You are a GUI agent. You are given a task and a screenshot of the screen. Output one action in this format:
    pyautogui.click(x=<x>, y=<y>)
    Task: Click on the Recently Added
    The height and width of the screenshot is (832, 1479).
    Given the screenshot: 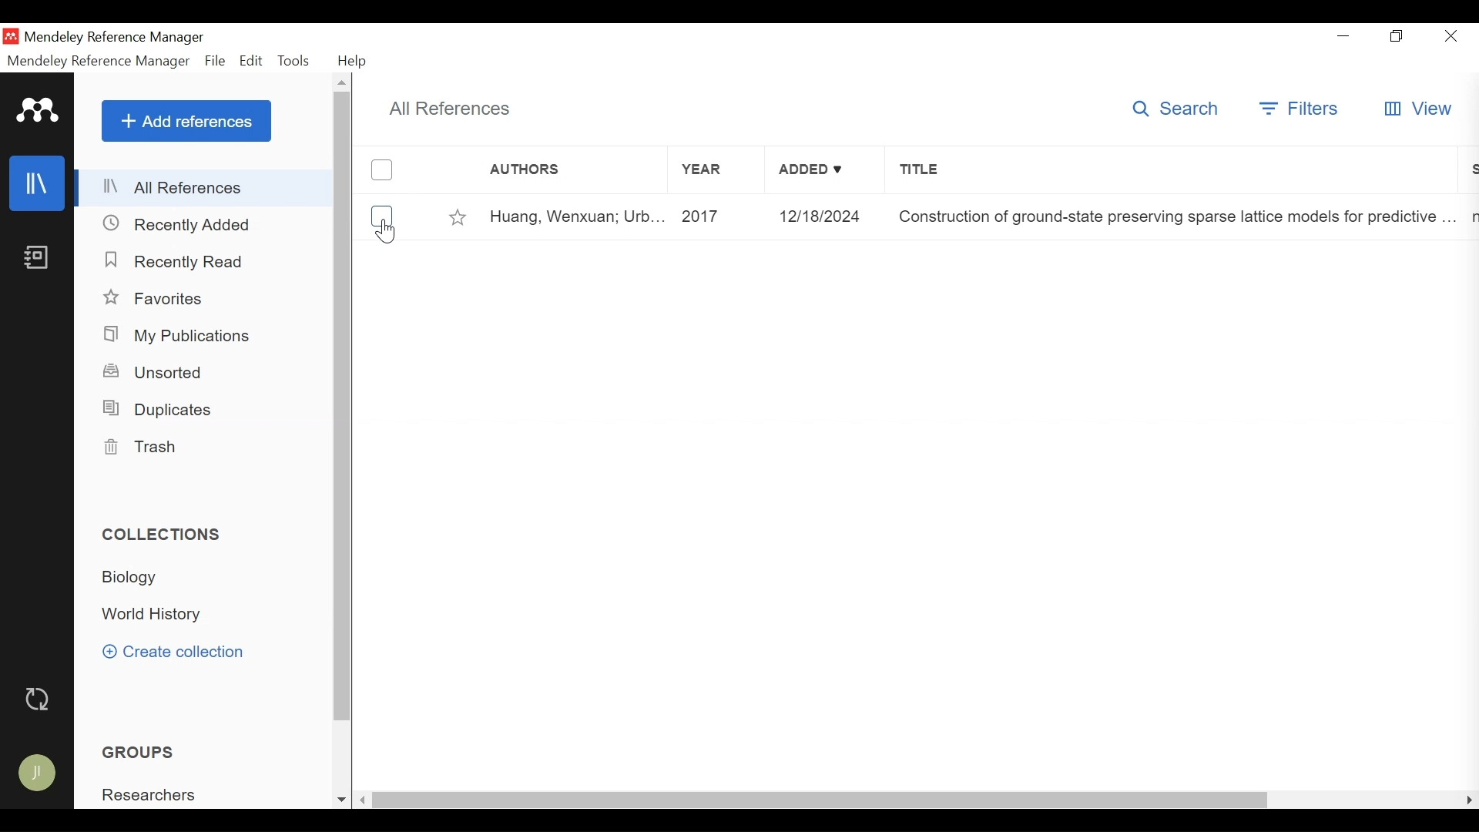 What is the action you would take?
    pyautogui.click(x=177, y=225)
    